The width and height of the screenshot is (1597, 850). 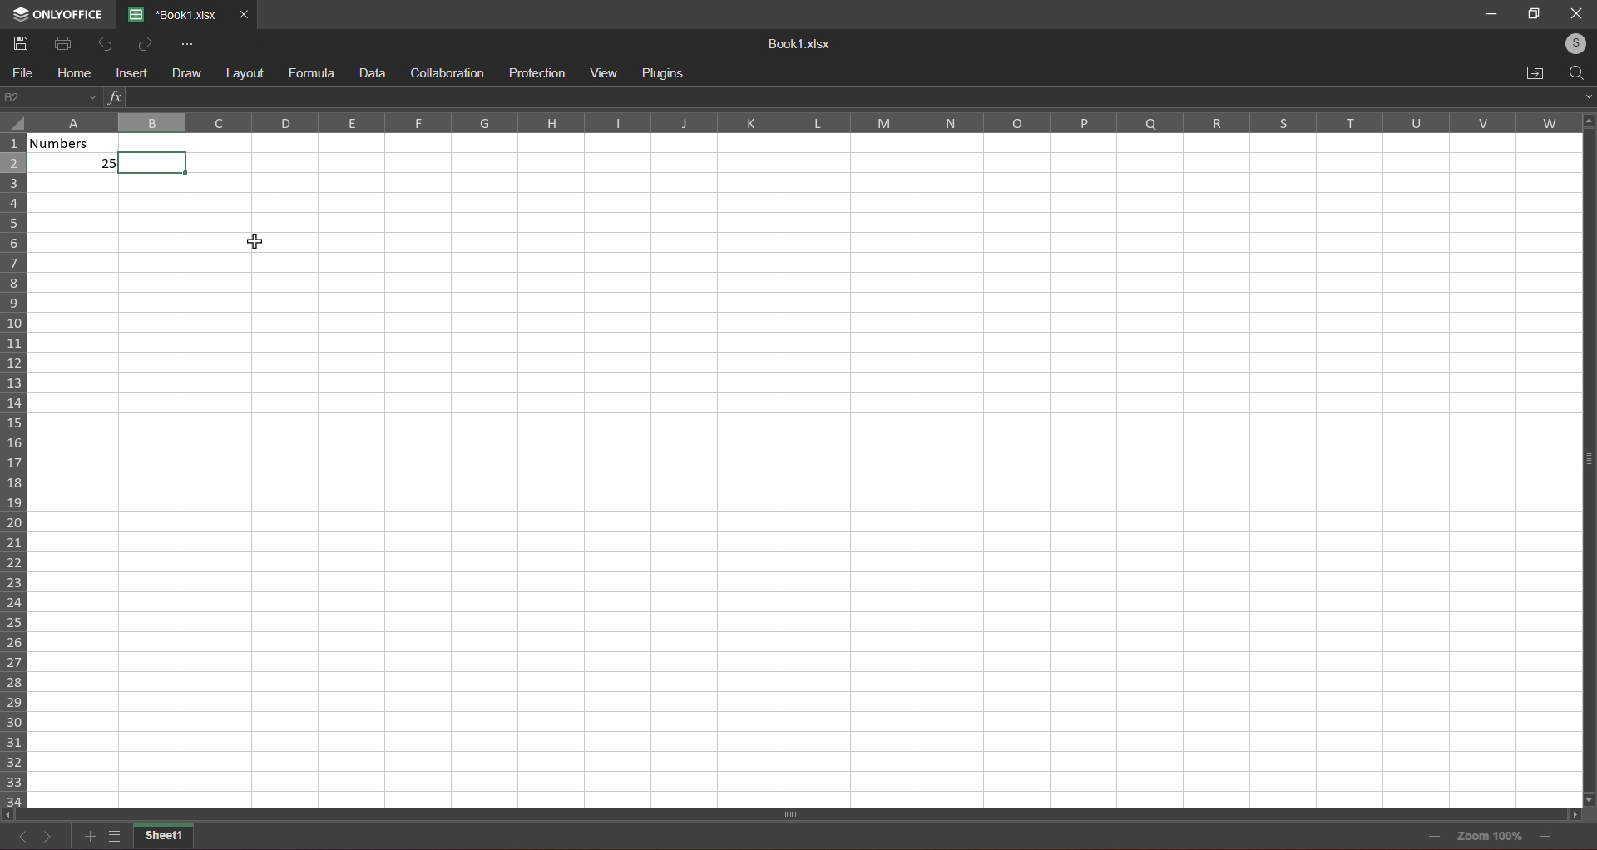 What do you see at coordinates (142, 44) in the screenshot?
I see `redo` at bounding box center [142, 44].